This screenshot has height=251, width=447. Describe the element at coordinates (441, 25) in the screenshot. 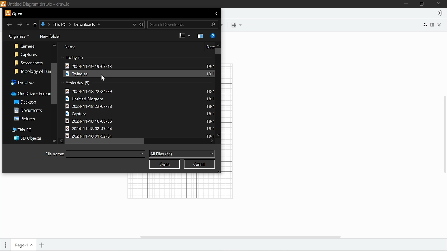

I see `Expand/collapse` at that location.